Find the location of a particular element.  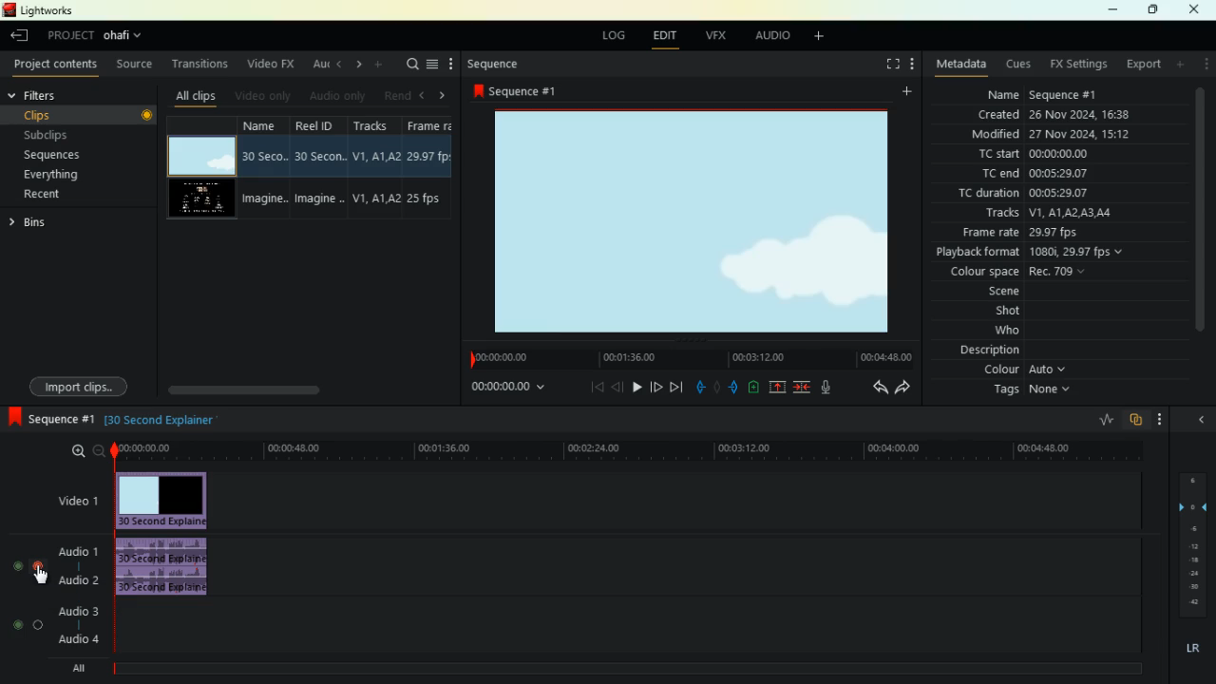

more is located at coordinates (448, 61).